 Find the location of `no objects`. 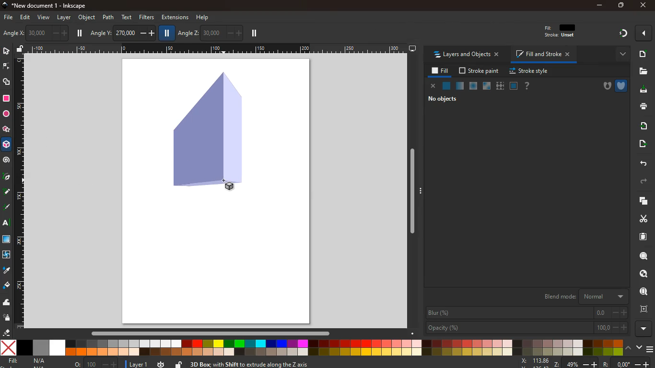

no objects is located at coordinates (444, 100).